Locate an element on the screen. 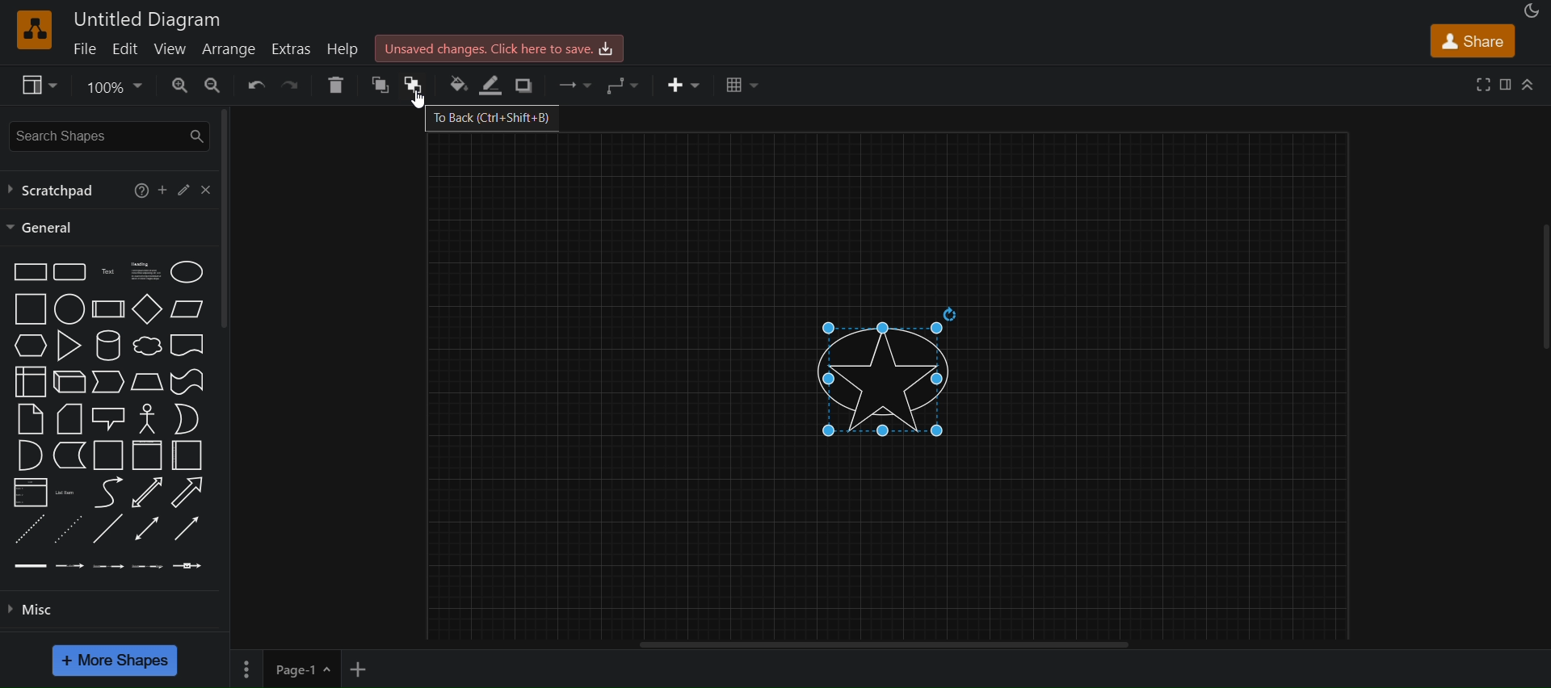 This screenshot has width=1551, height=688. to front  is located at coordinates (376, 87).